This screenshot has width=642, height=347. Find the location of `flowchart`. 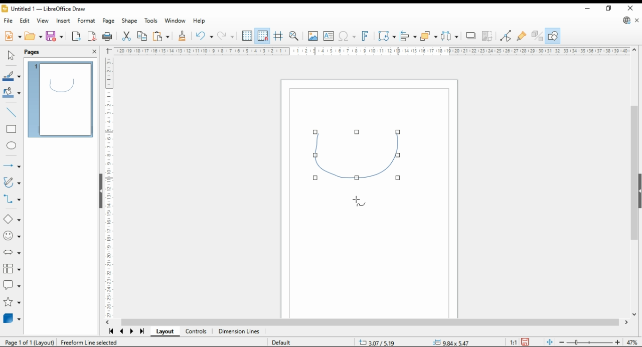

flowchart is located at coordinates (11, 268).